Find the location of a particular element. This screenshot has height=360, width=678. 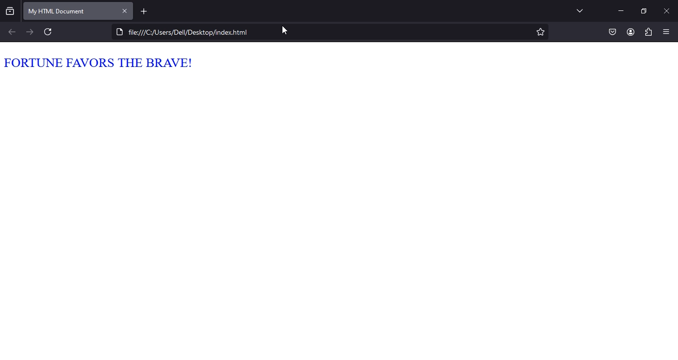

close tab is located at coordinates (125, 11).